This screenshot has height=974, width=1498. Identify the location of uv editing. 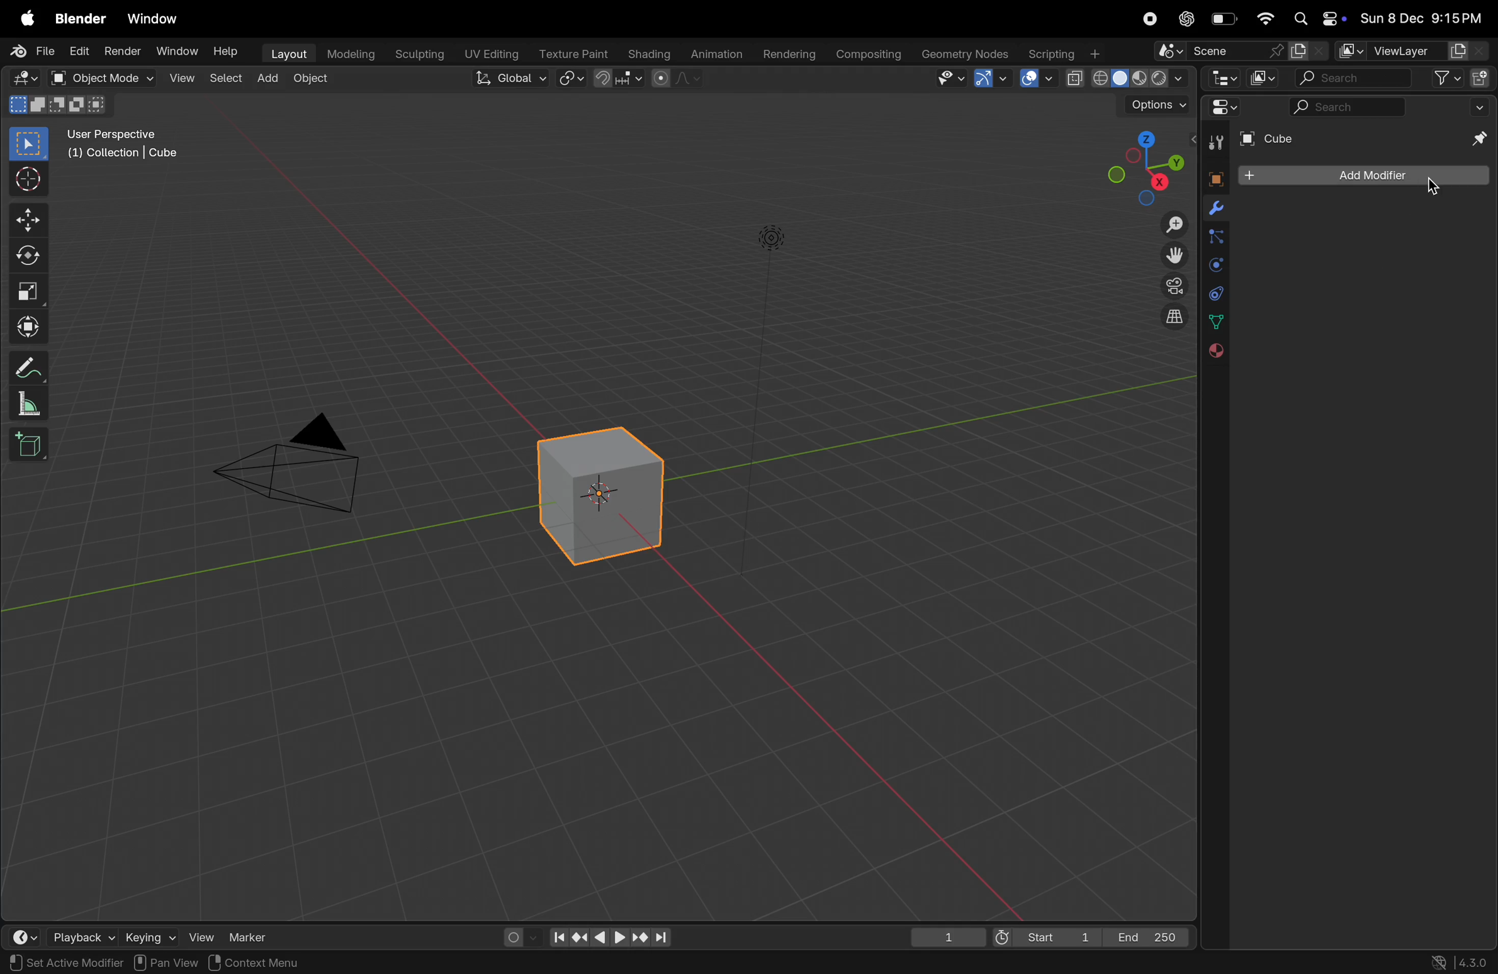
(493, 52).